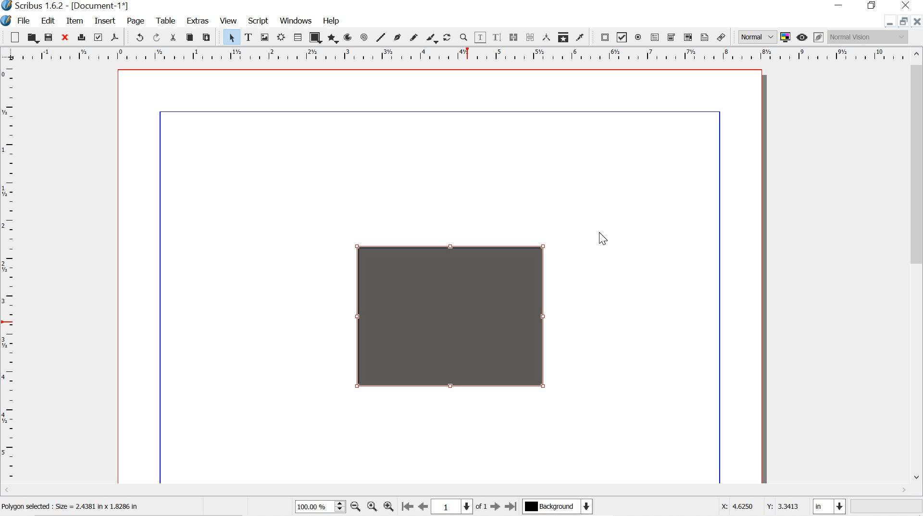 This screenshot has height=516, width=923. Describe the element at coordinates (133, 20) in the screenshot. I see `page` at that location.